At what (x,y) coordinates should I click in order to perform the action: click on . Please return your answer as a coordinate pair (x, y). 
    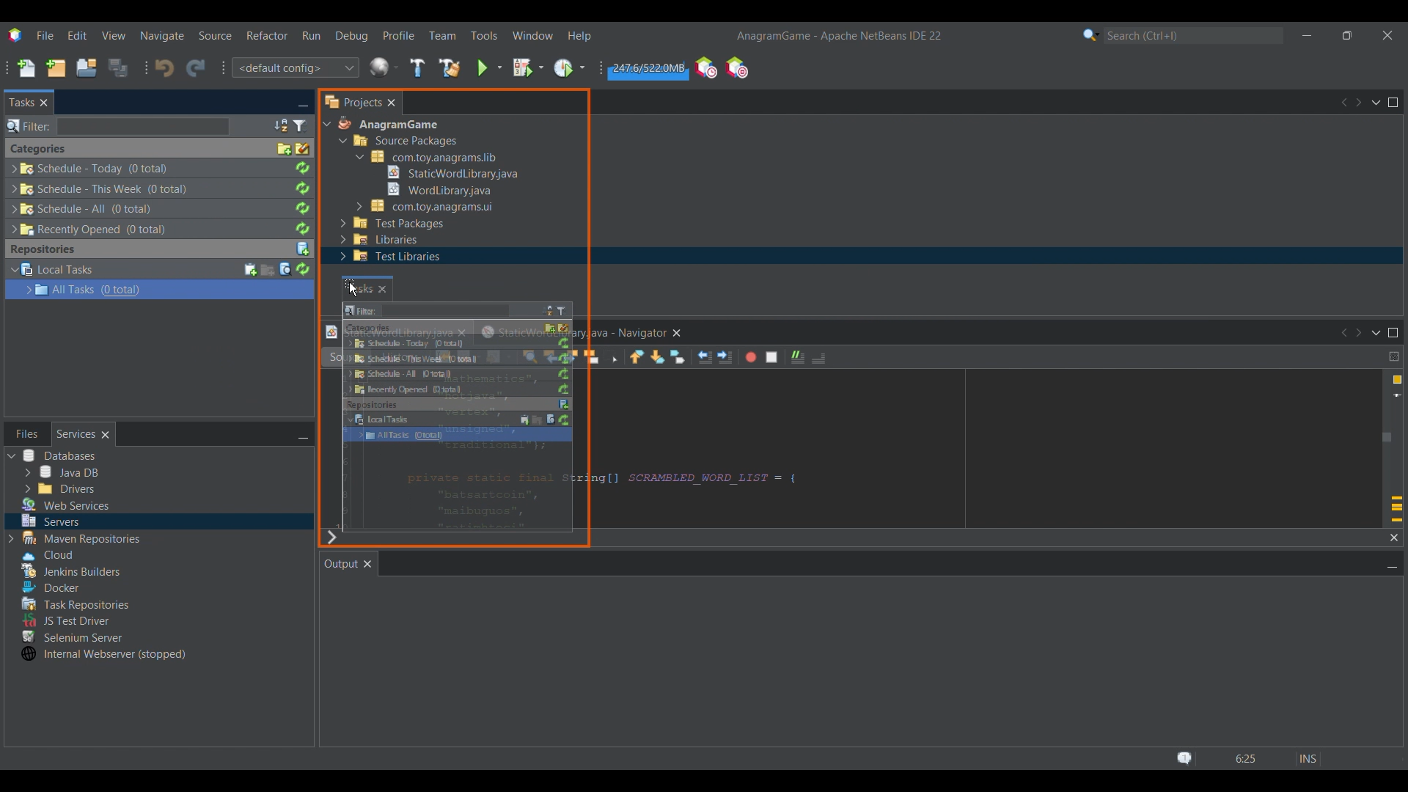
    Looking at the image, I should click on (457, 370).